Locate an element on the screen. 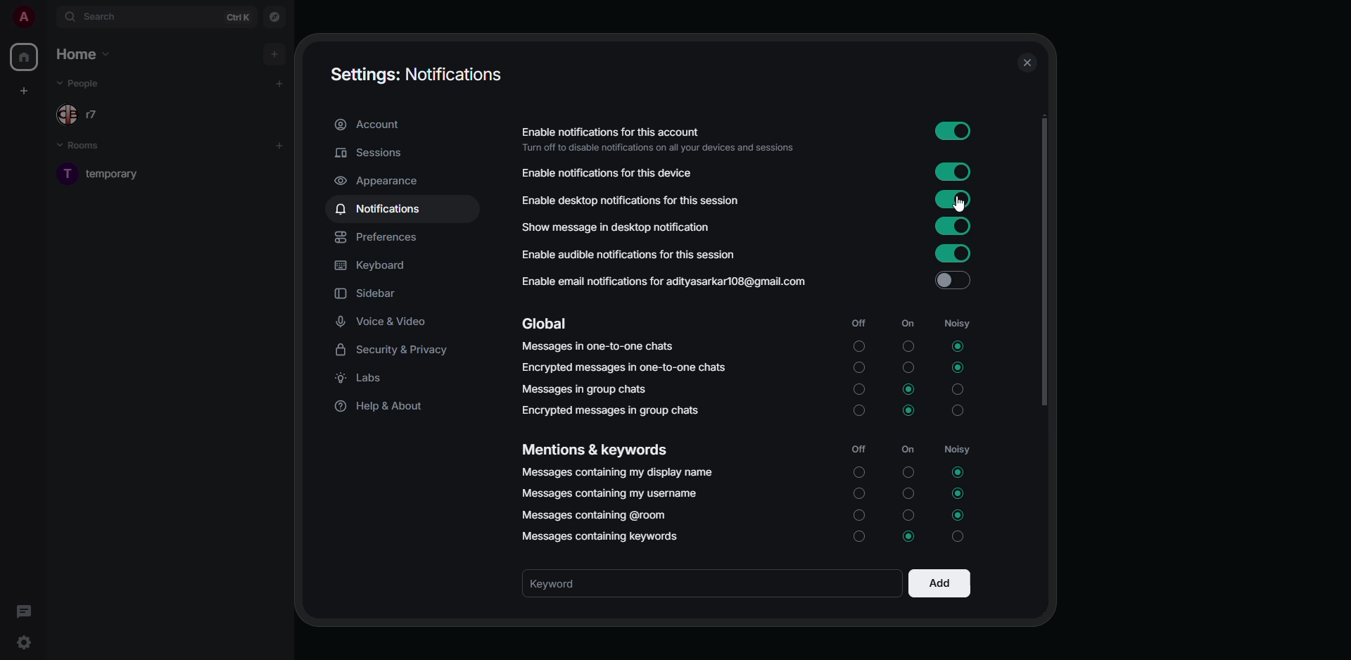 The image size is (1351, 660). selected is located at coordinates (911, 536).